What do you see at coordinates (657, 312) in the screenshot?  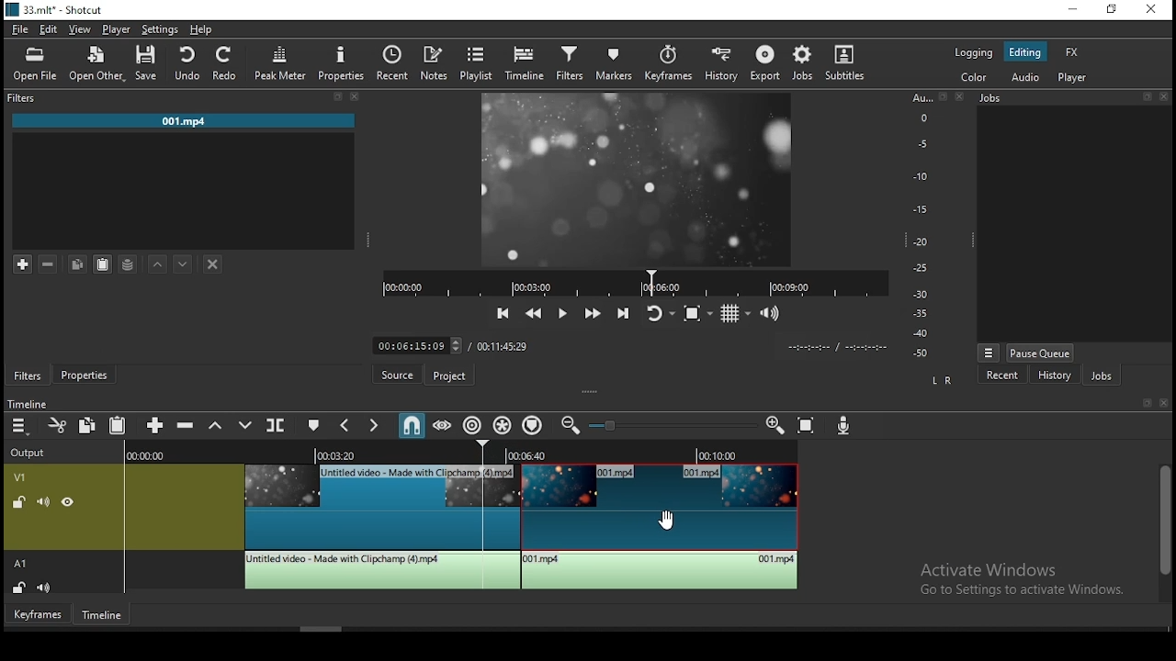 I see `toggle player looping` at bounding box center [657, 312].